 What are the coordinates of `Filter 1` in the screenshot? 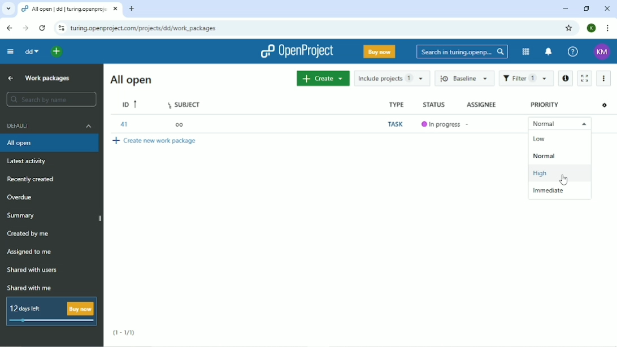 It's located at (531, 80).